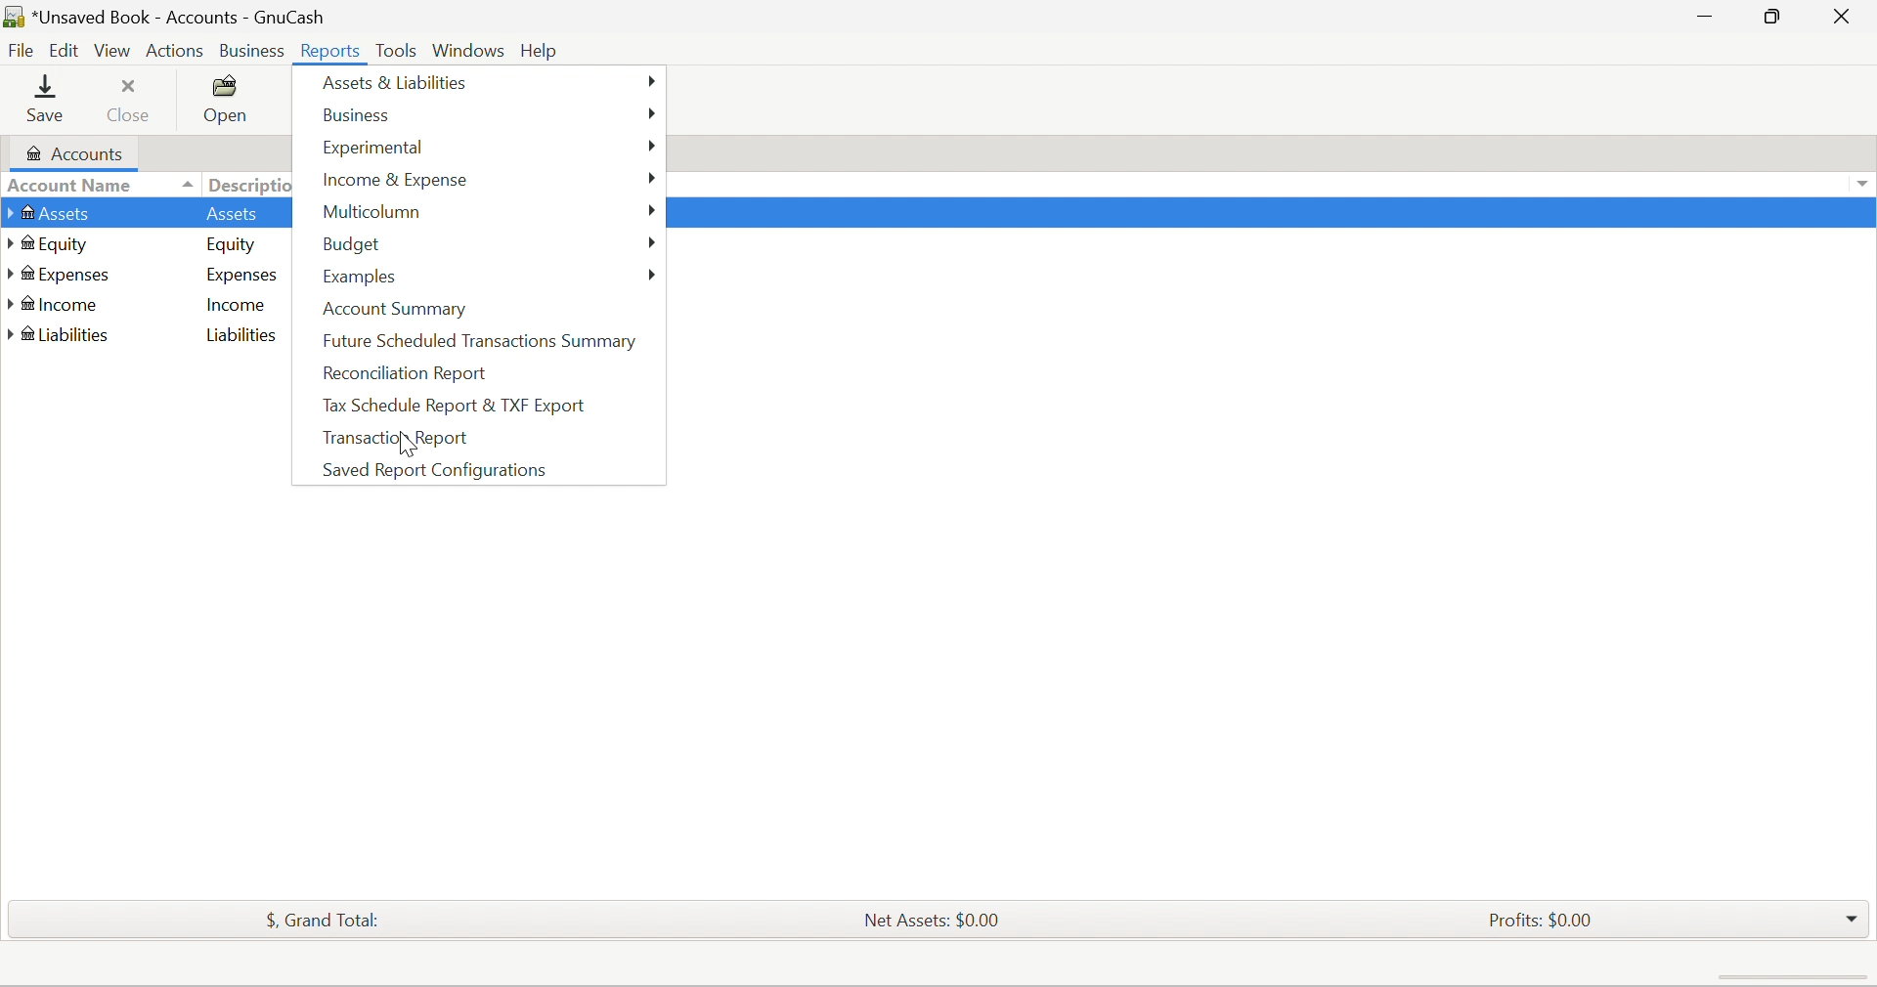 The width and height of the screenshot is (1877, 987). I want to click on Multicolumn, so click(372, 214).